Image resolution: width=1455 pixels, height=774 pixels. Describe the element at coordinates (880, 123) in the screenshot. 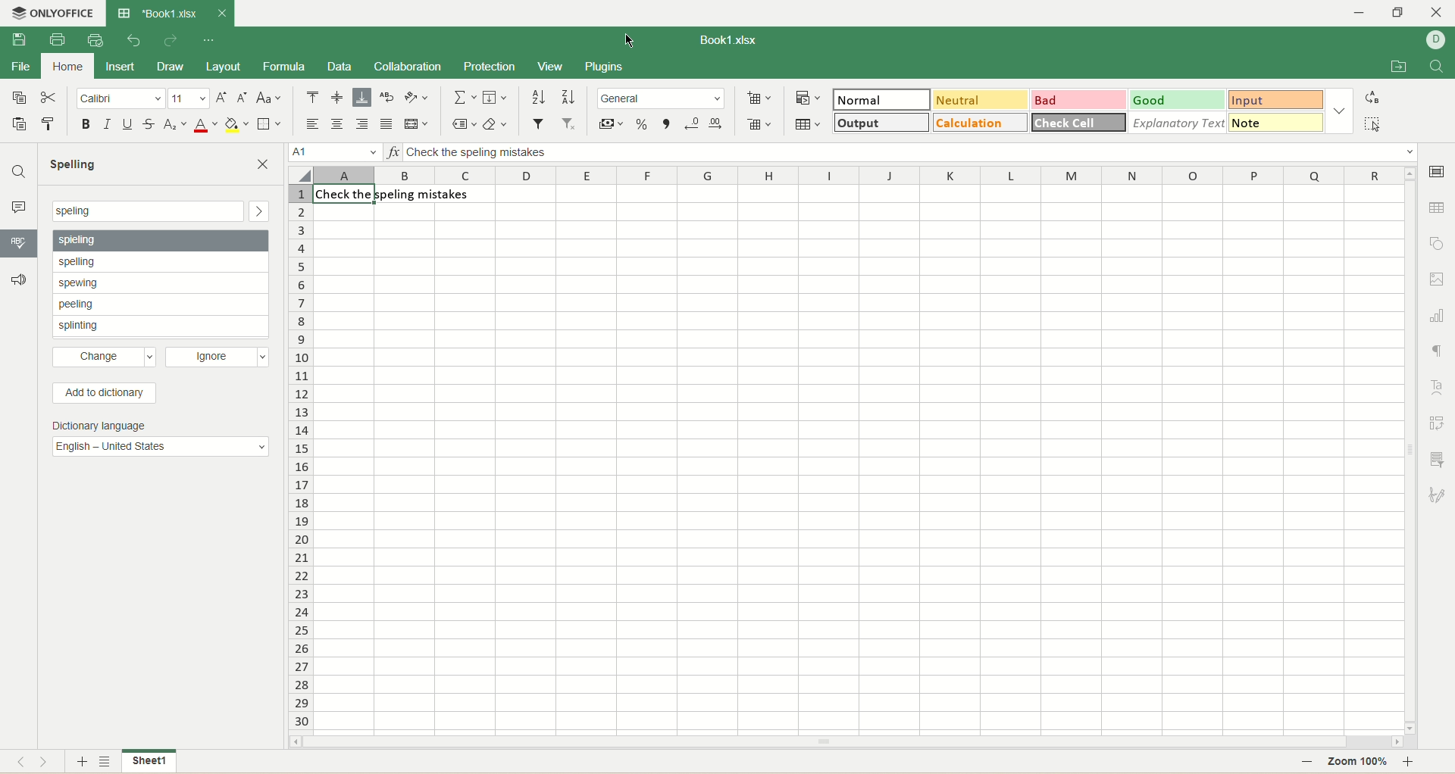

I see `output` at that location.